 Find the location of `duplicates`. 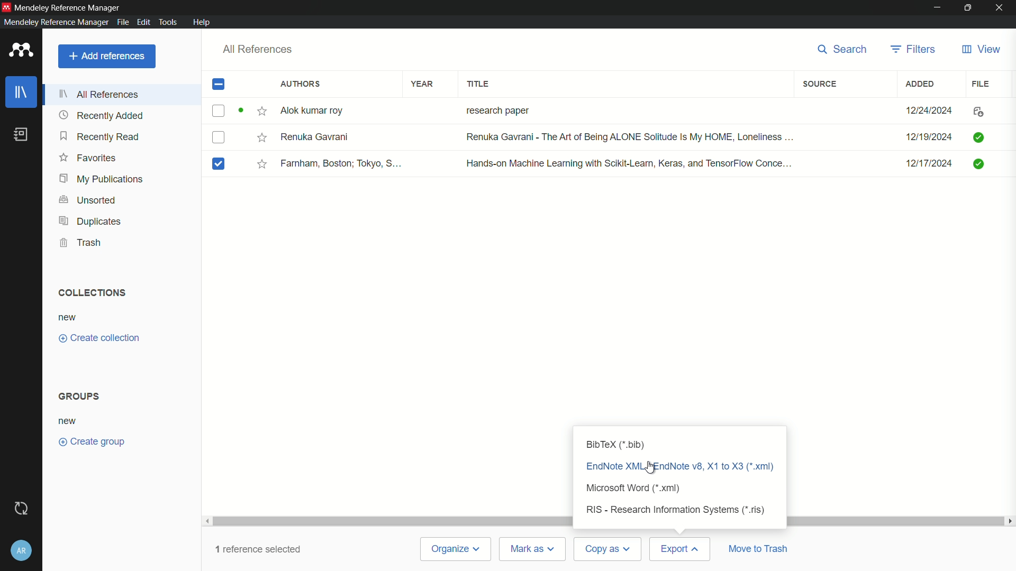

duplicates is located at coordinates (92, 222).